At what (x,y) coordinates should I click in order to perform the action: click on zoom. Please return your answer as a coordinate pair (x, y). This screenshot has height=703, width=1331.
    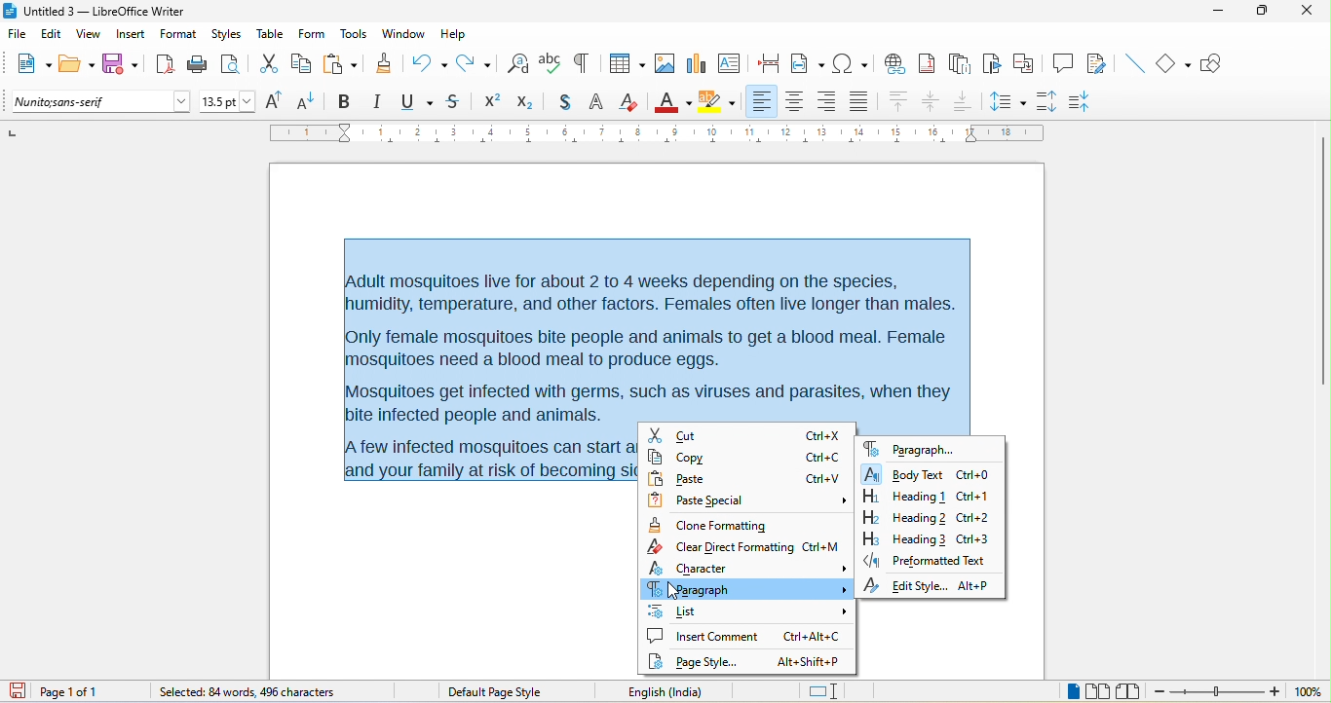
    Looking at the image, I should click on (1218, 693).